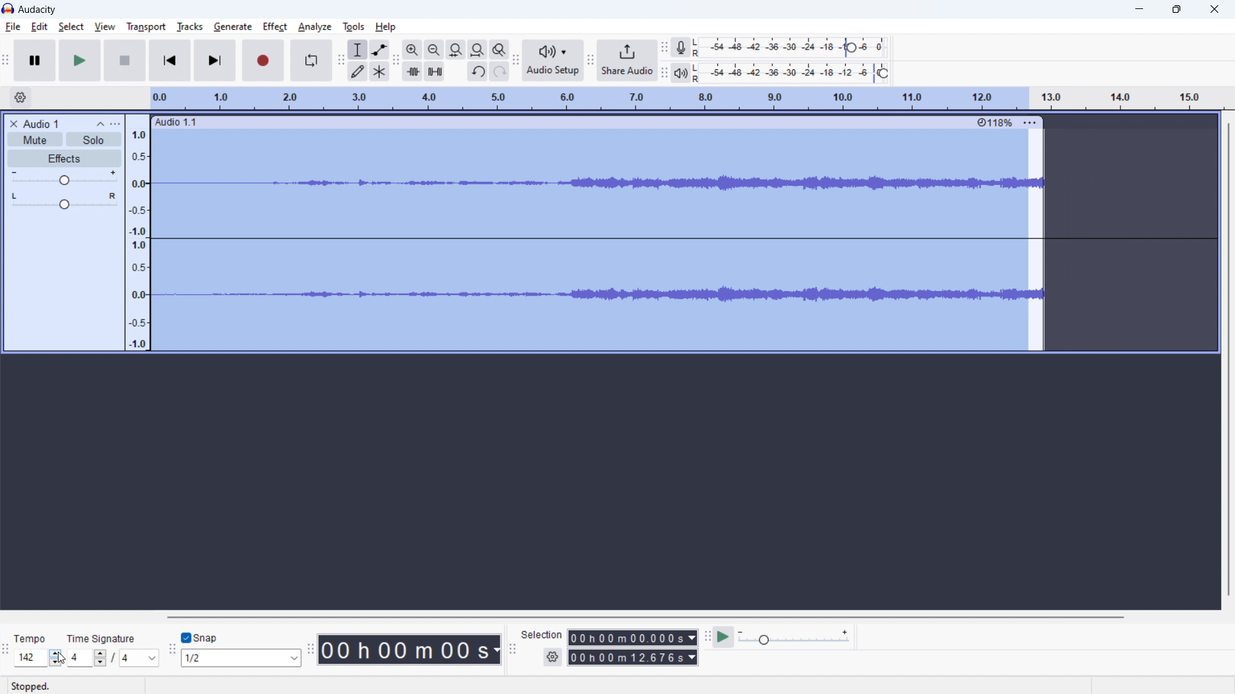  What do you see at coordinates (412, 71) in the screenshot?
I see `trim audio outside selection` at bounding box center [412, 71].